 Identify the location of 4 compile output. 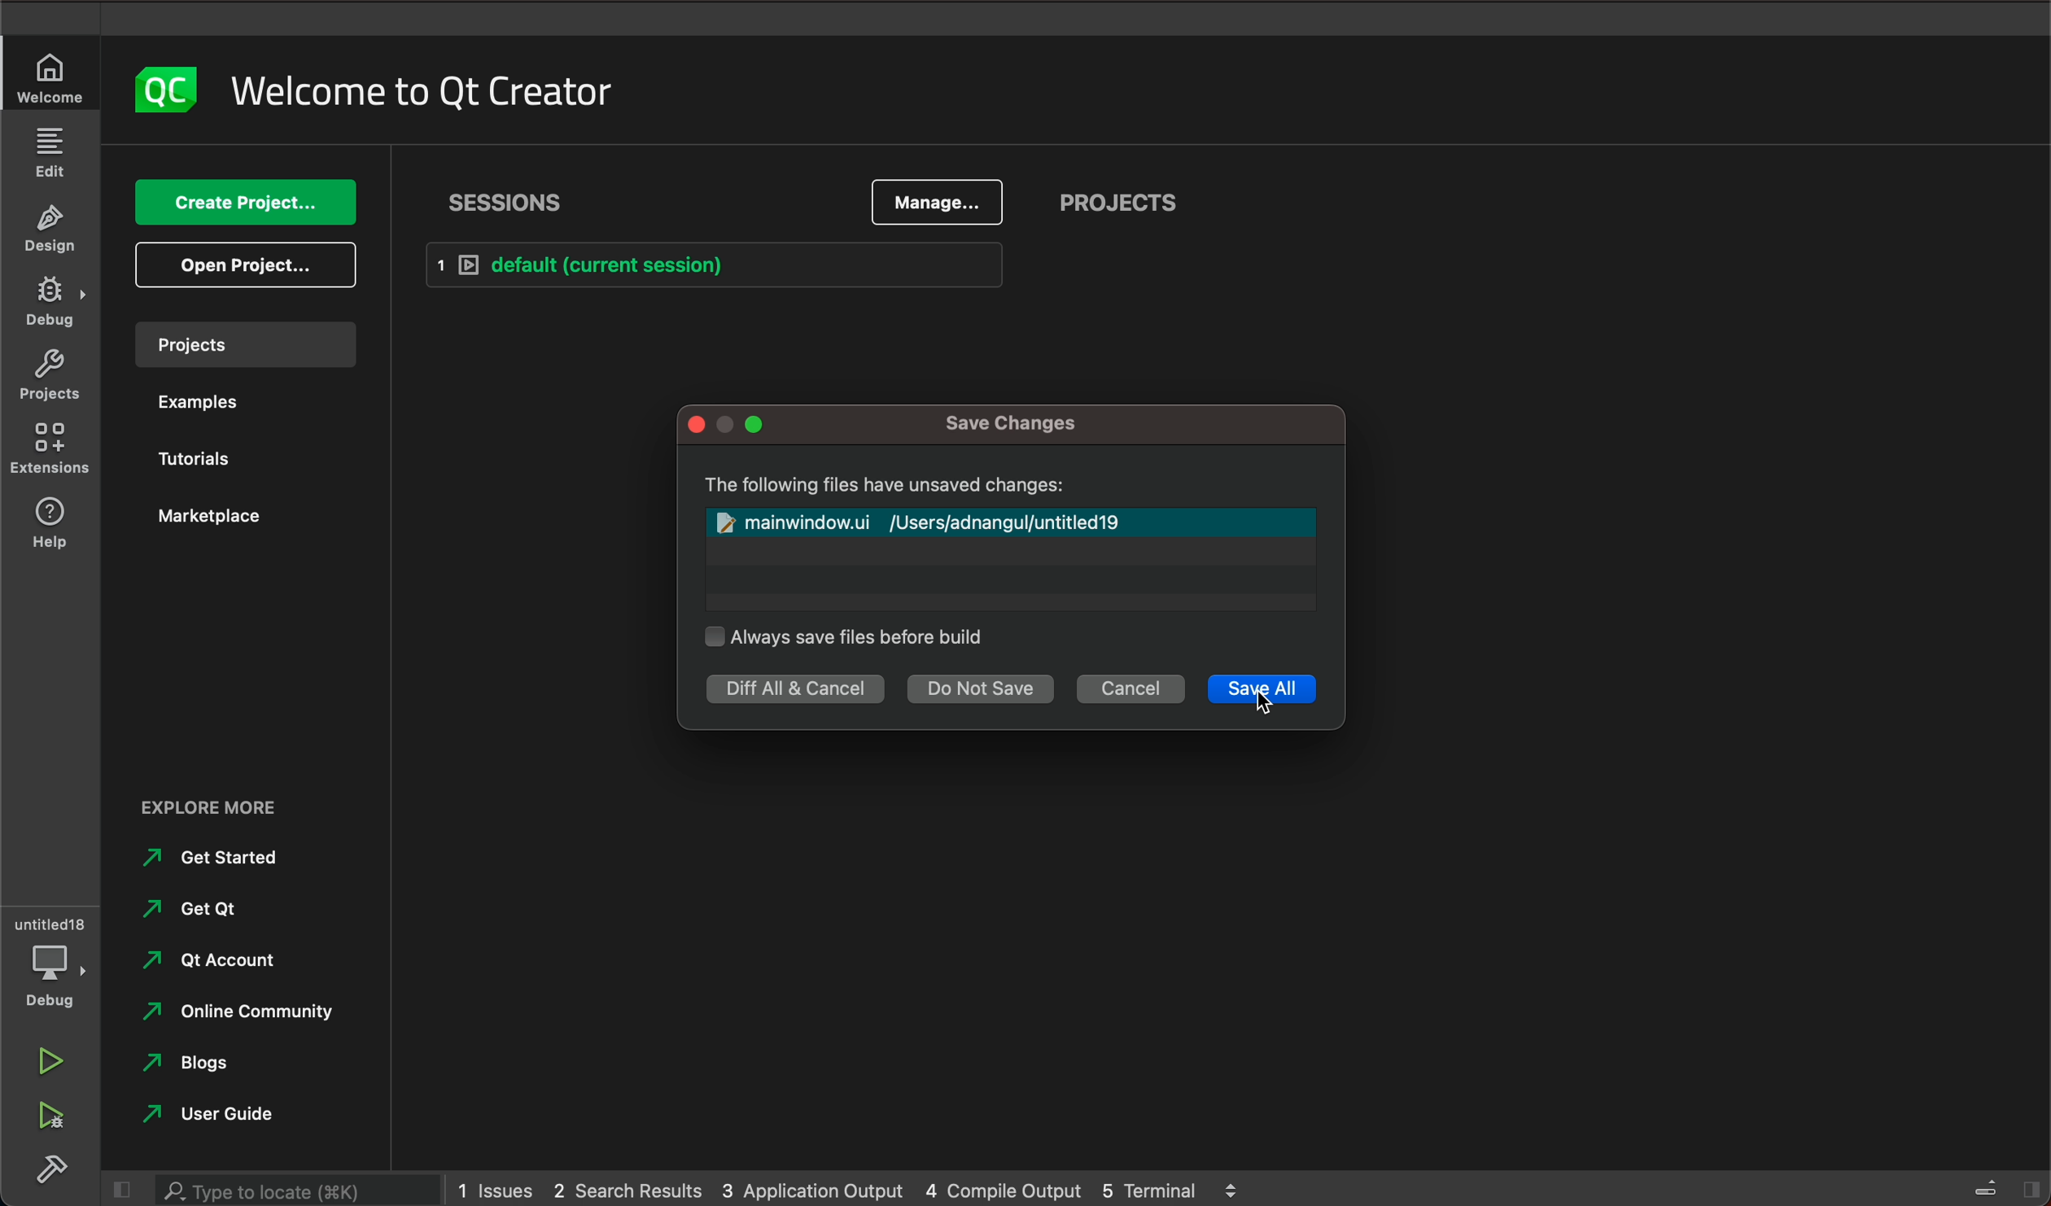
(1004, 1185).